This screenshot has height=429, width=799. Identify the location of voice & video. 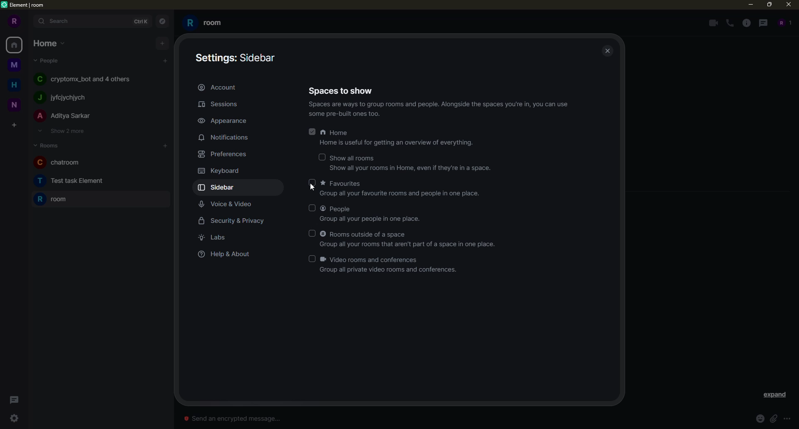
(226, 205).